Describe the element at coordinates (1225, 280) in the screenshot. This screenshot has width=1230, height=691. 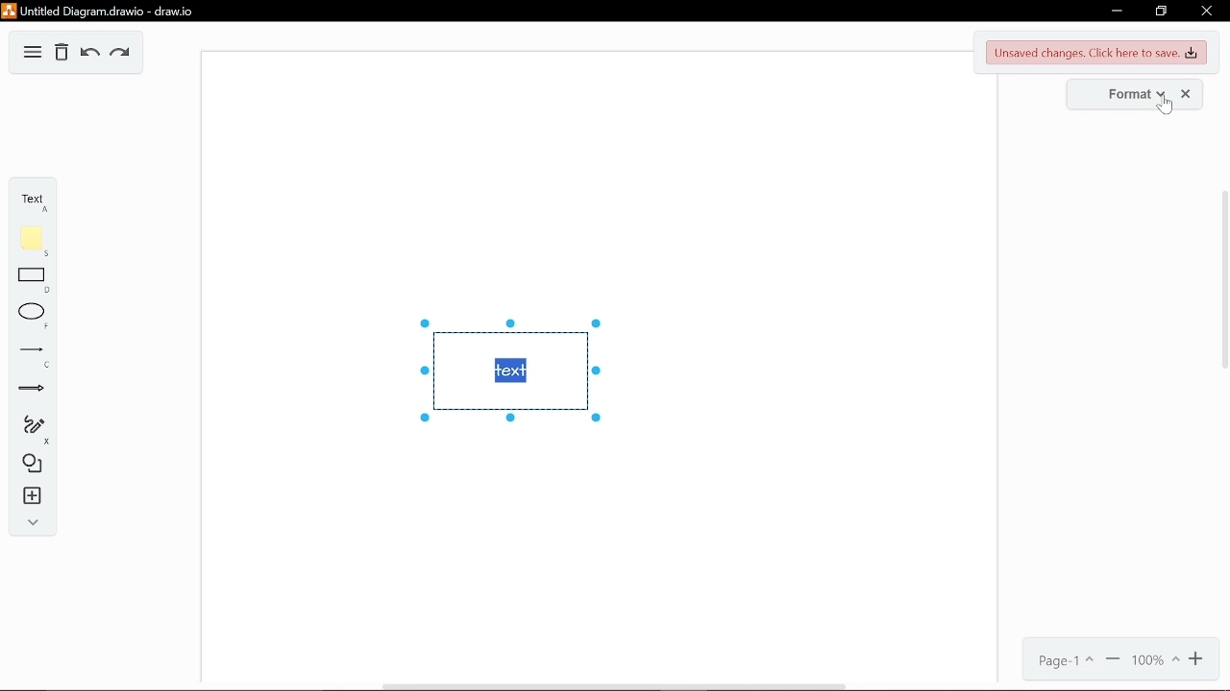
I see `vertical scrollbar` at that location.